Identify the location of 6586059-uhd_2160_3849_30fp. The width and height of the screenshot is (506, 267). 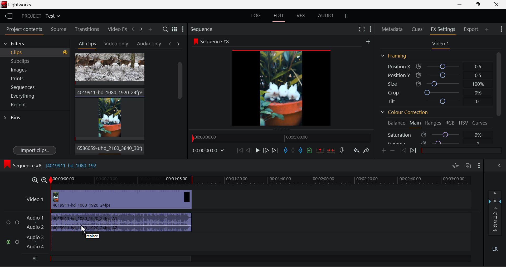
(108, 148).